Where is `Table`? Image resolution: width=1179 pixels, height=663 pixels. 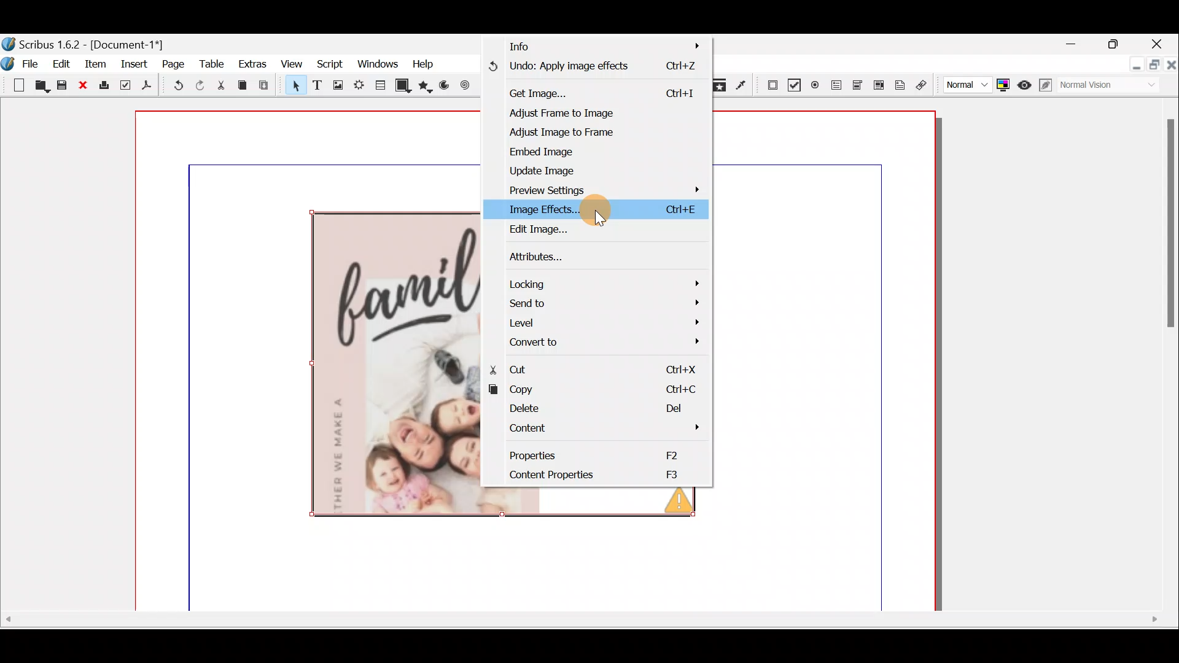
Table is located at coordinates (382, 88).